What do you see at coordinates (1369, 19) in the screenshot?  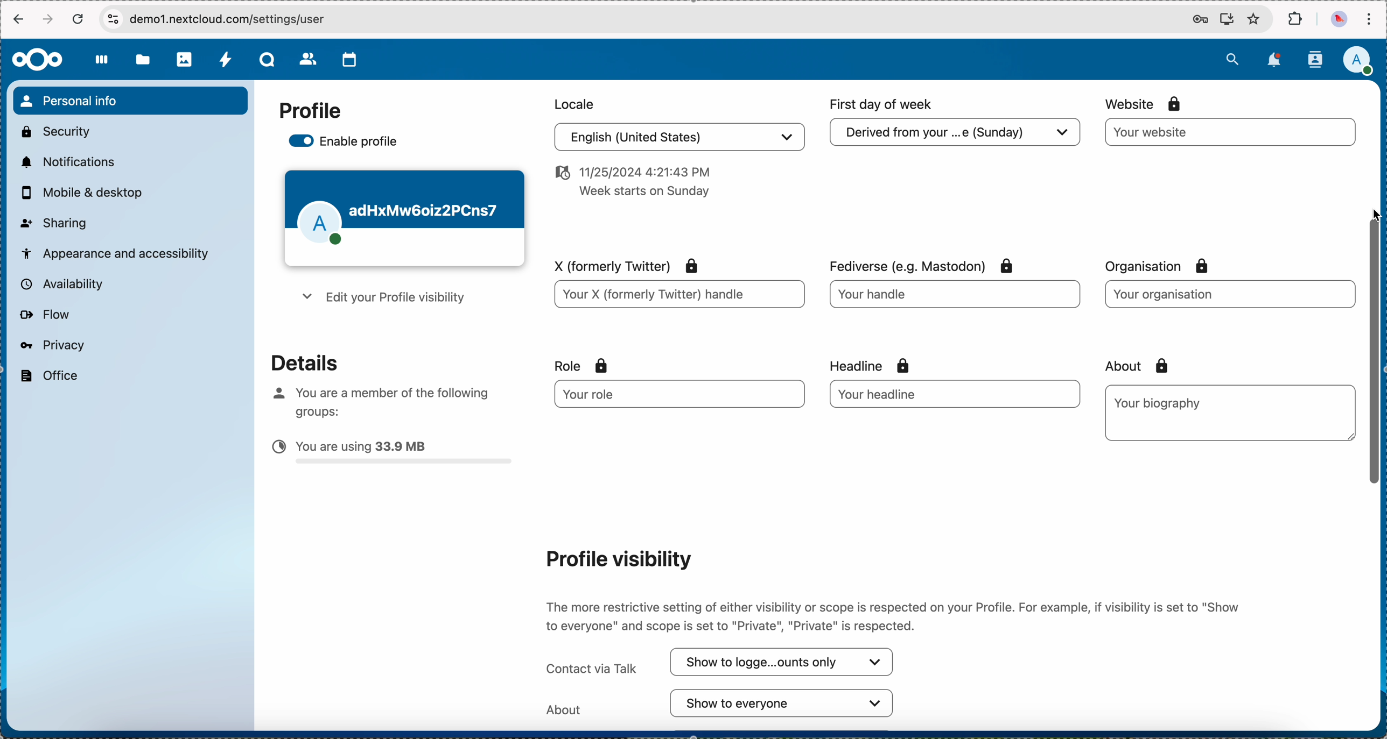 I see `customize and control Google Chrome` at bounding box center [1369, 19].